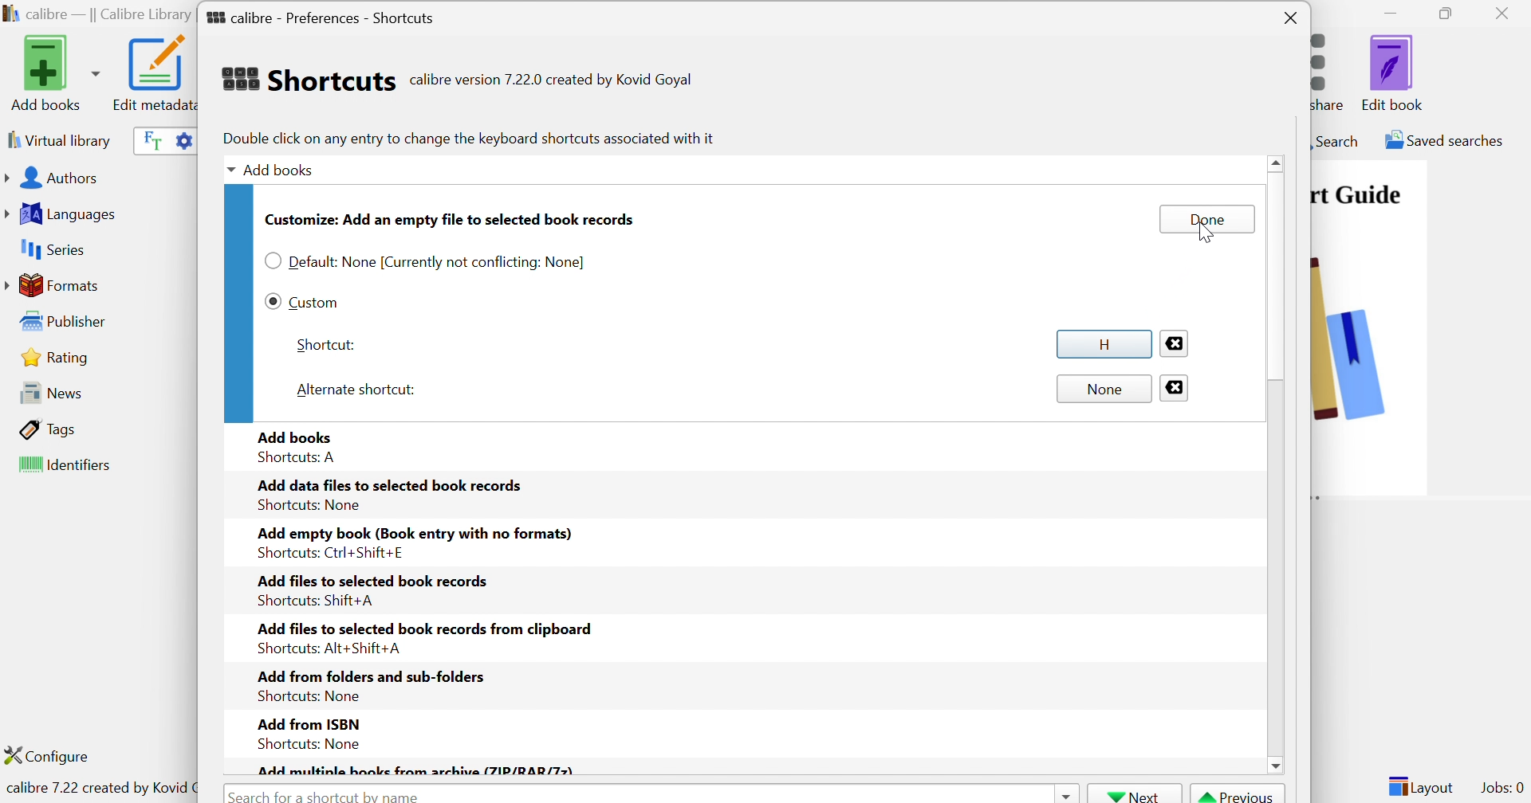  I want to click on Add files to selected book records, so click(373, 579).